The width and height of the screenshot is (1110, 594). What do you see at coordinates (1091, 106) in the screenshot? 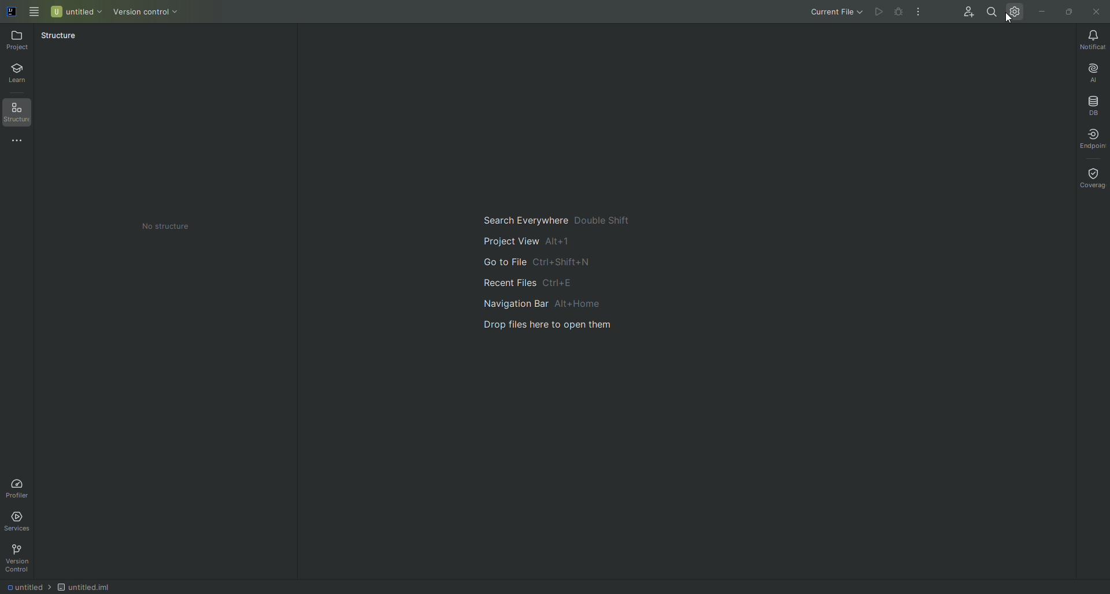
I see `Database` at bounding box center [1091, 106].